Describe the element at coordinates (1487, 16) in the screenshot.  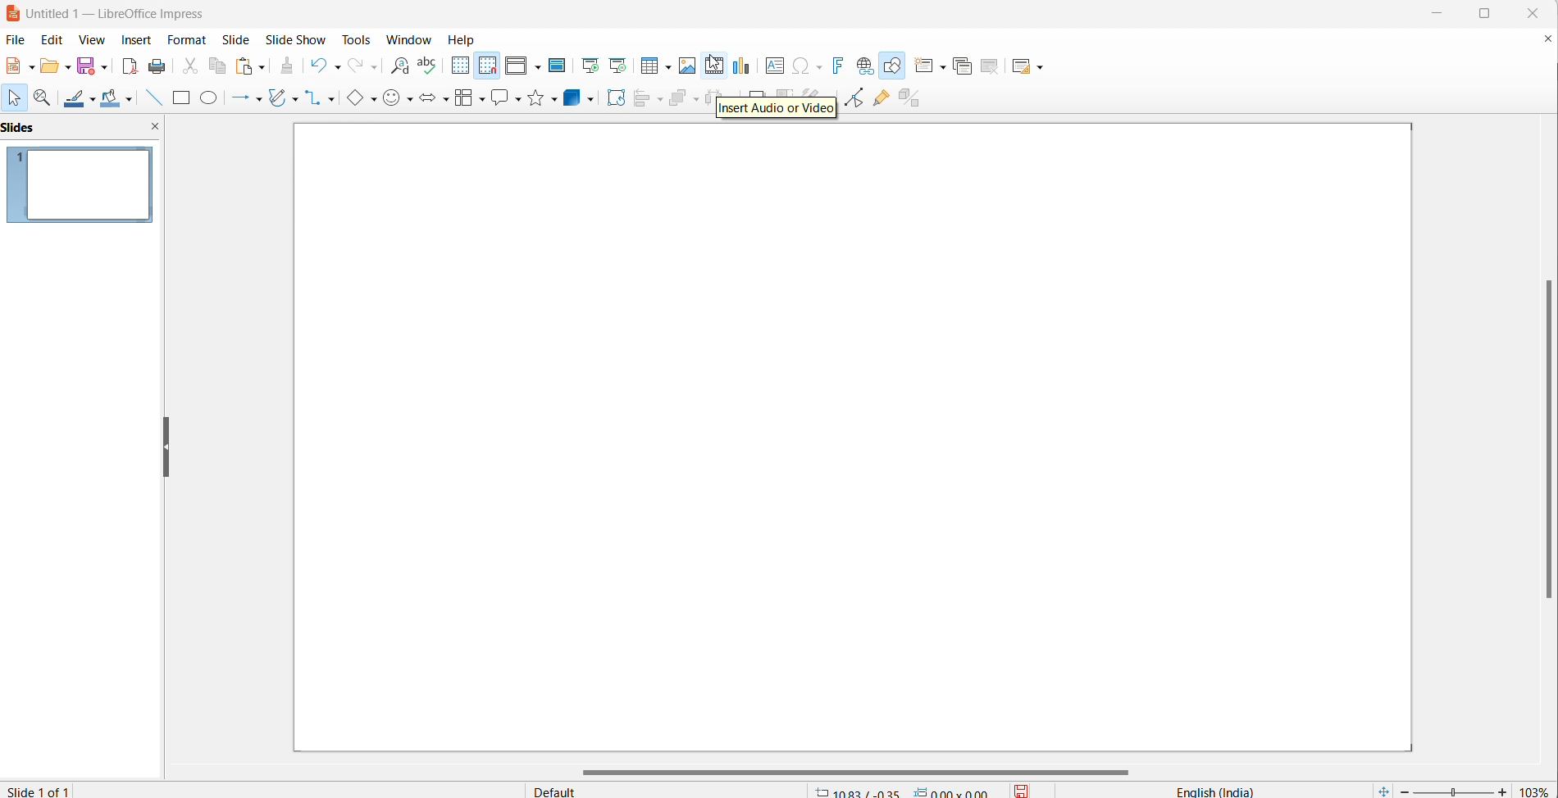
I see `maximize` at that location.